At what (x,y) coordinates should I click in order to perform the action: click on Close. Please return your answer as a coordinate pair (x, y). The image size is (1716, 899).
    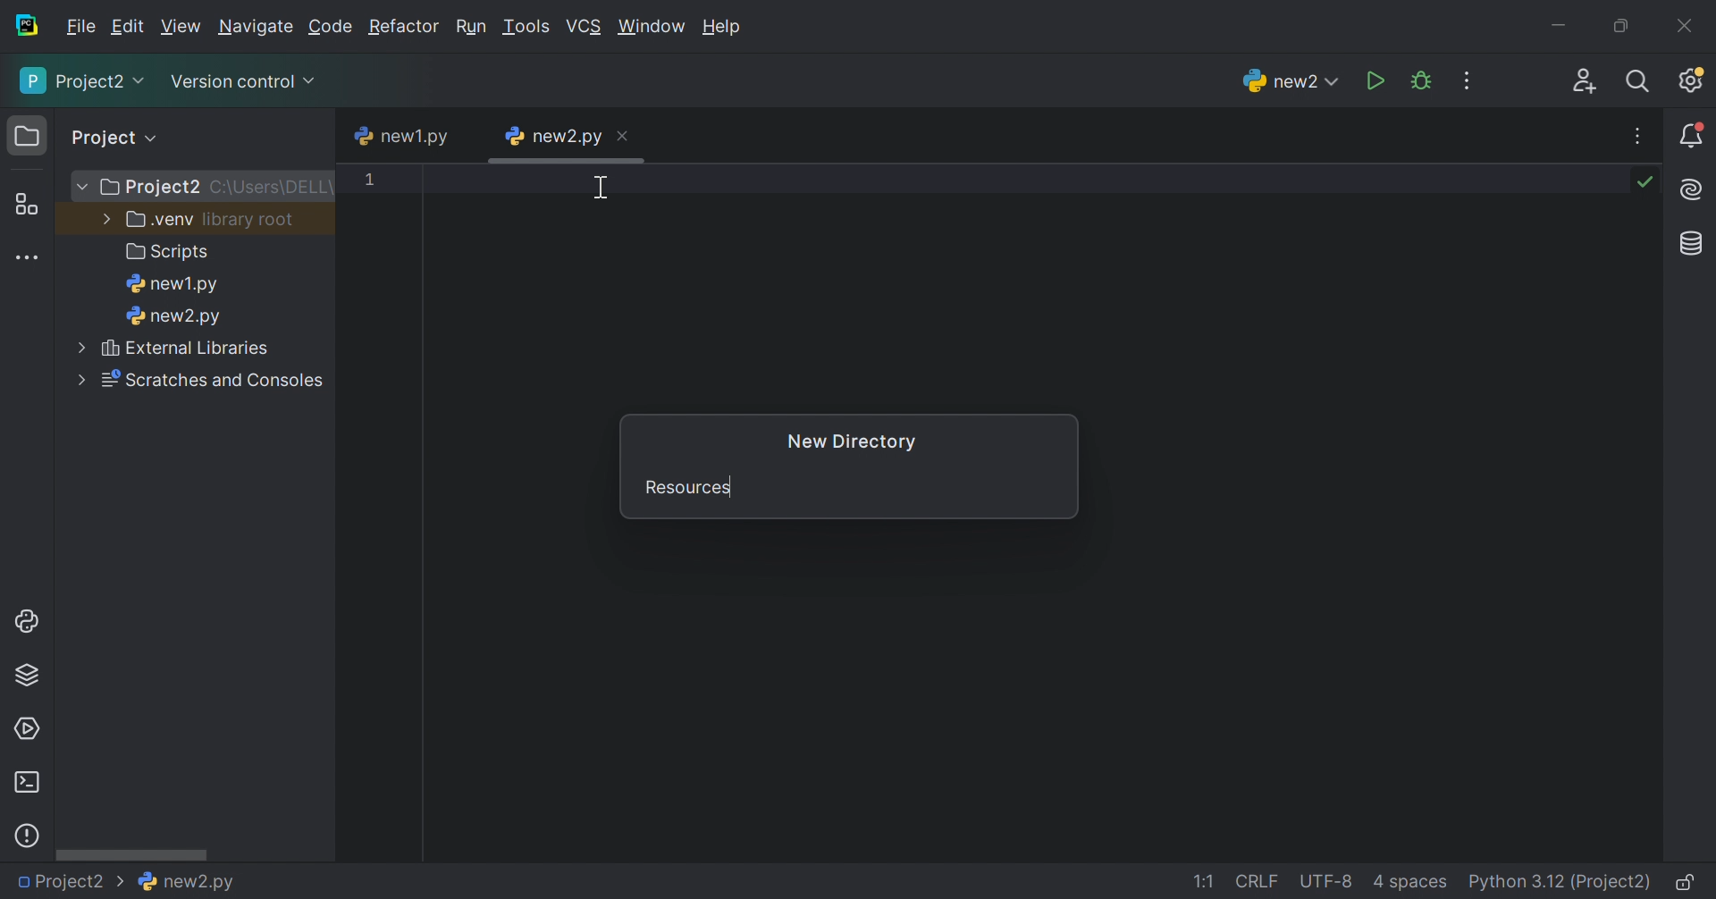
    Looking at the image, I should click on (1689, 21).